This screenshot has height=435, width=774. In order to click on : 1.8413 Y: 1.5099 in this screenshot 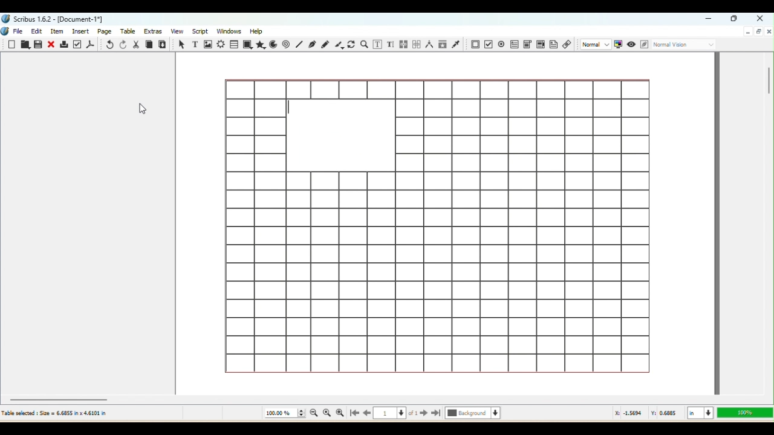, I will do `click(647, 414)`.